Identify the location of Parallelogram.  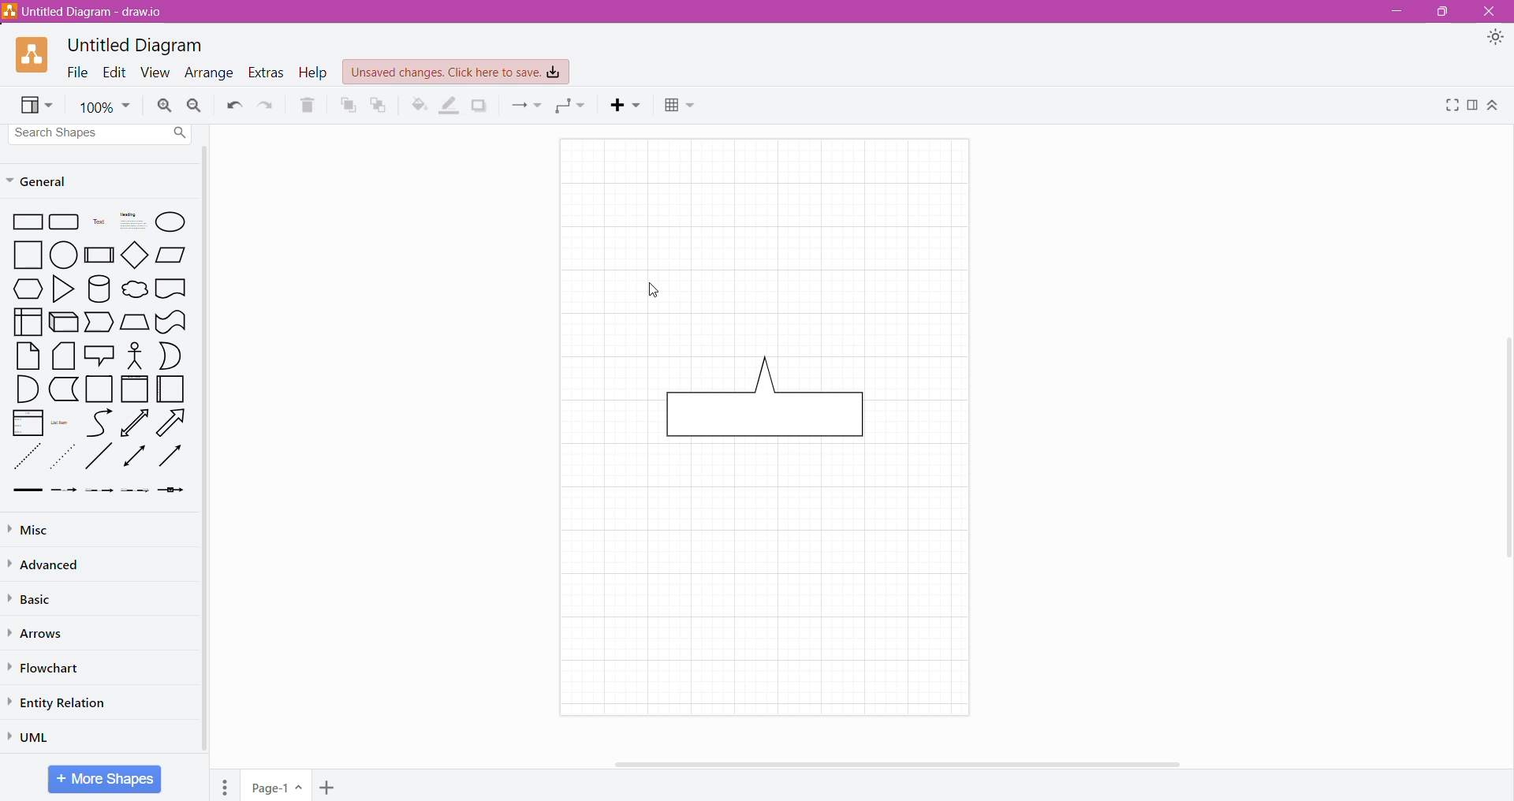
(171, 255).